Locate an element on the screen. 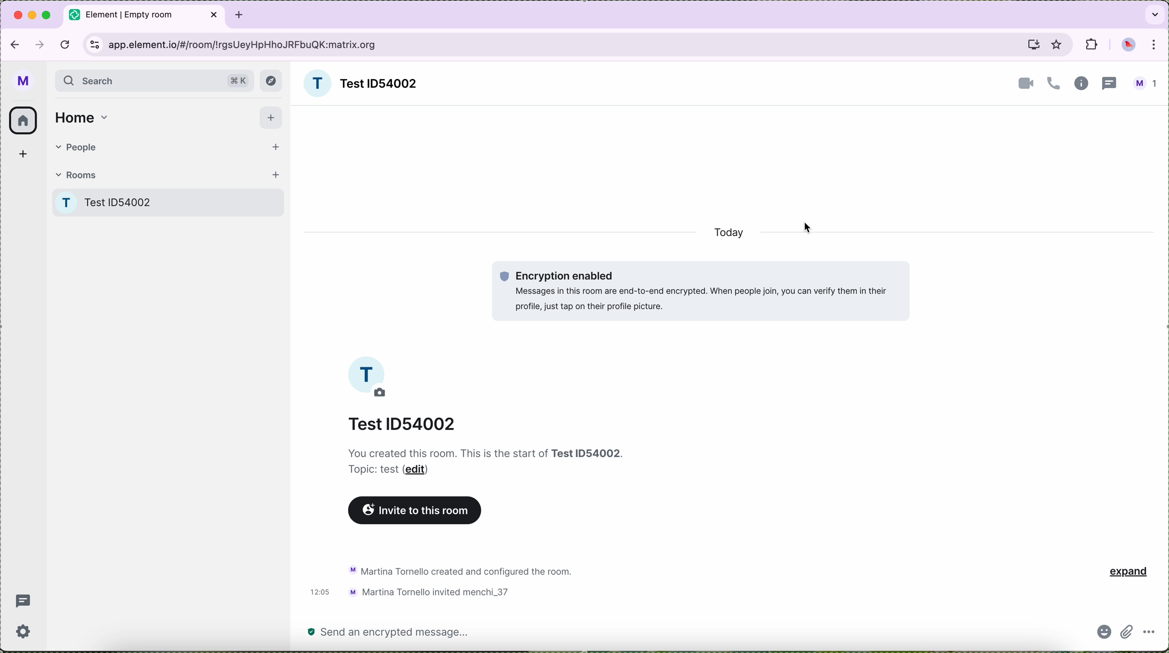 This screenshot has height=653, width=1169. add is located at coordinates (22, 155).